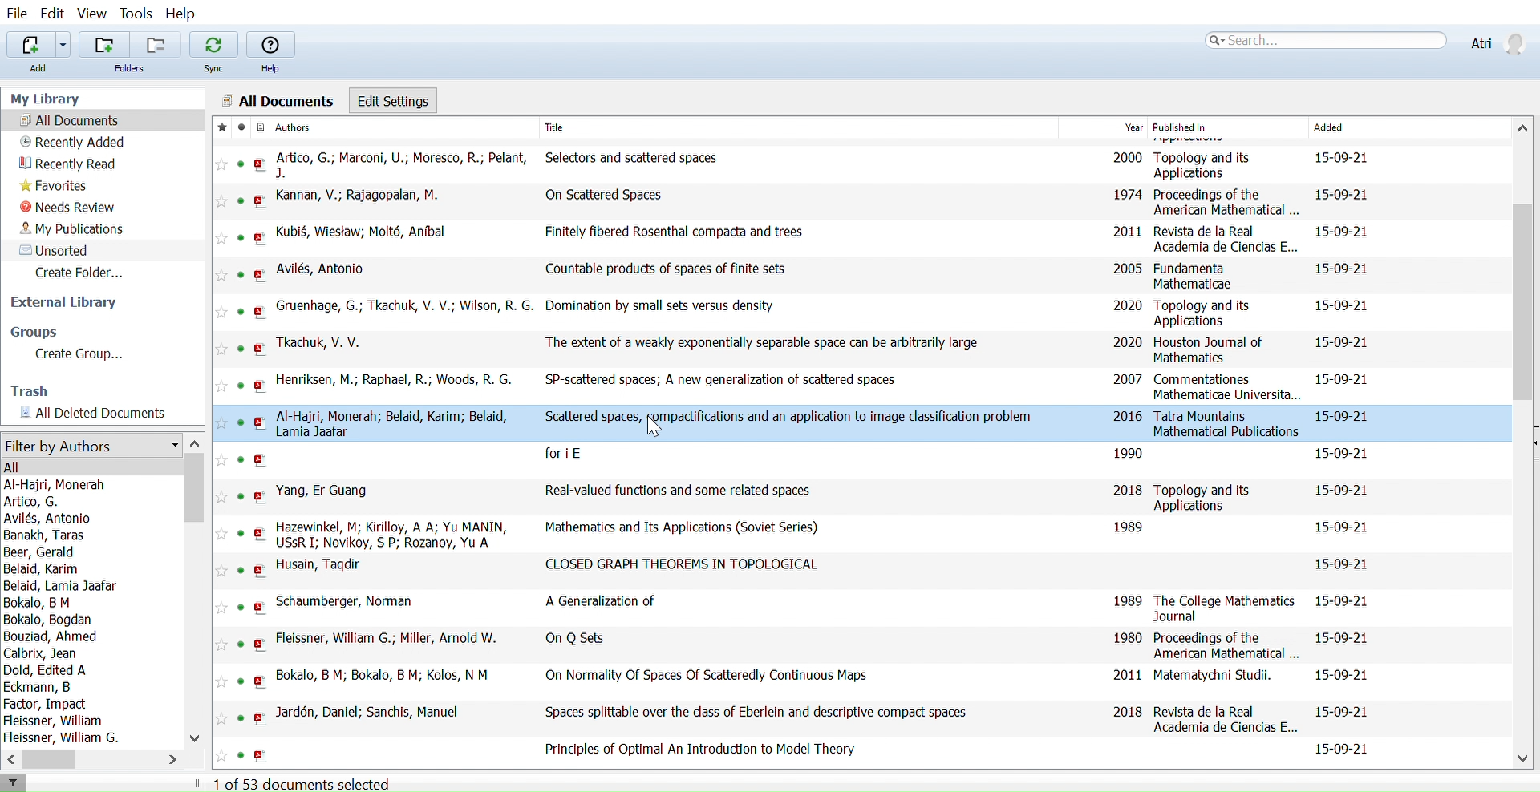  Describe the element at coordinates (220, 683) in the screenshot. I see `Favourite` at that location.